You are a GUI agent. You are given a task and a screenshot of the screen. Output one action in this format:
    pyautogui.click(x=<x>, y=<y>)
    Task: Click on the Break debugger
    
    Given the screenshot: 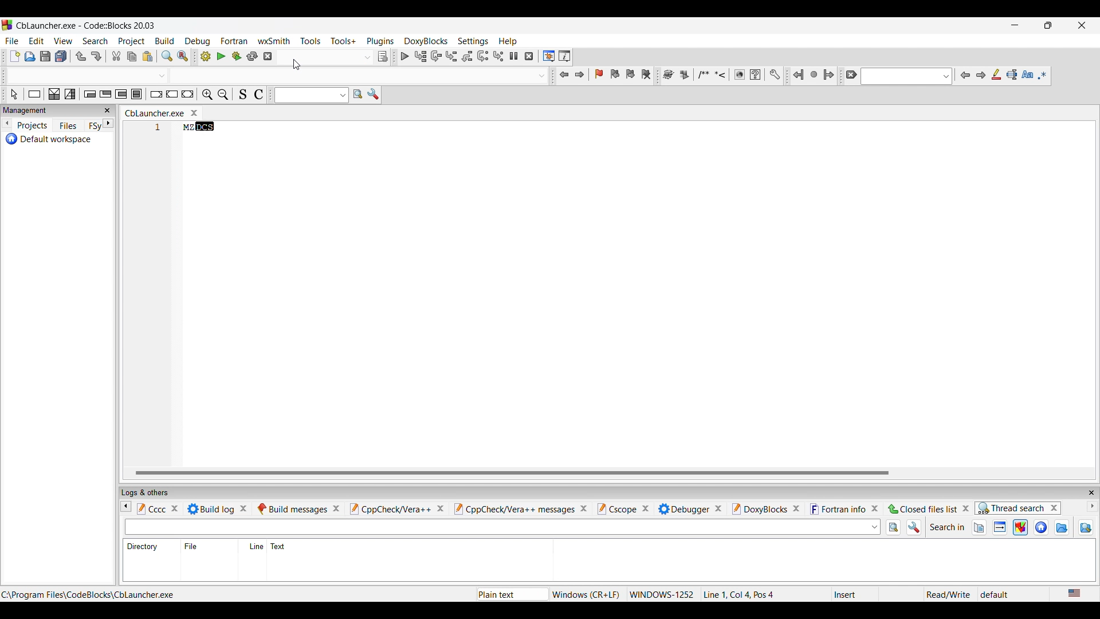 What is the action you would take?
    pyautogui.click(x=514, y=56)
    